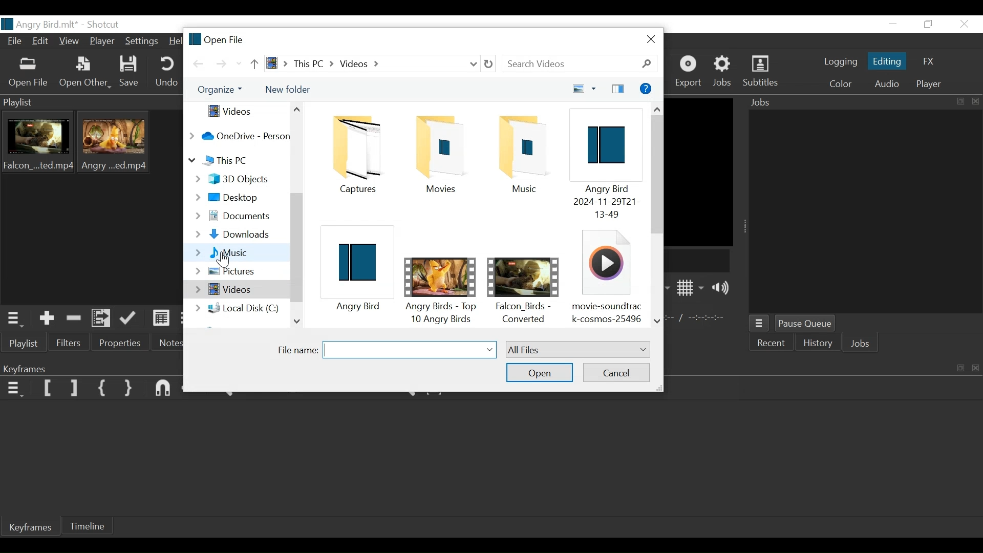 This screenshot has height=553, width=983. Describe the element at coordinates (820, 345) in the screenshot. I see `History` at that location.